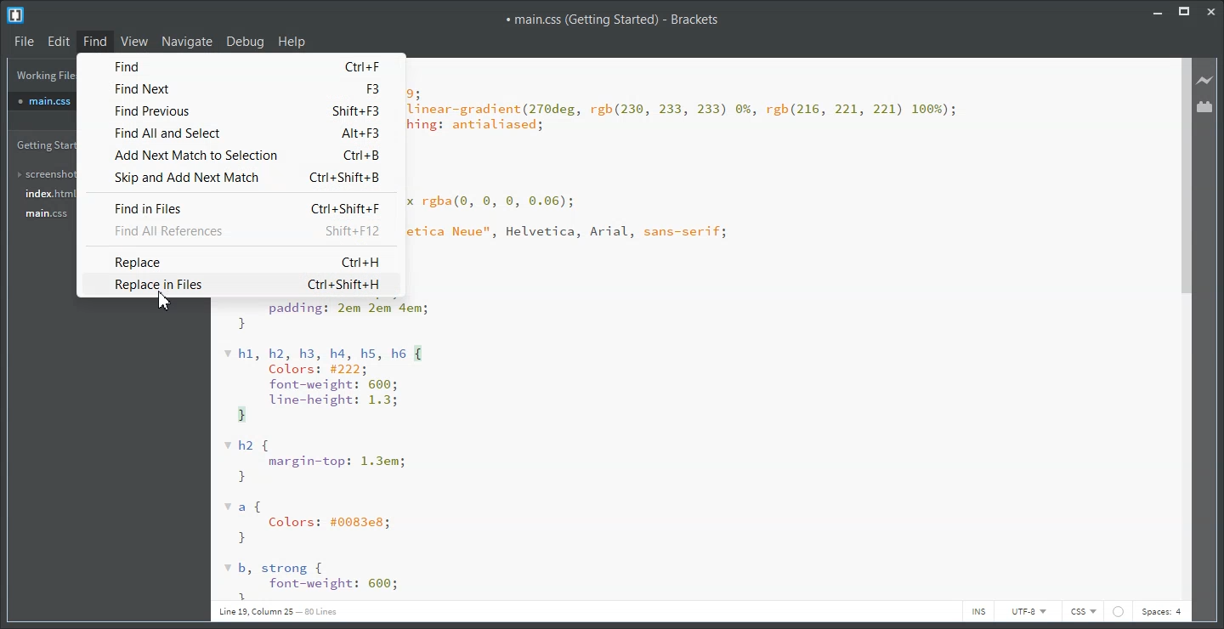  What do you see at coordinates (250, 153) in the screenshot?
I see `‘Add Next Match to Selection Ctrl+B` at bounding box center [250, 153].